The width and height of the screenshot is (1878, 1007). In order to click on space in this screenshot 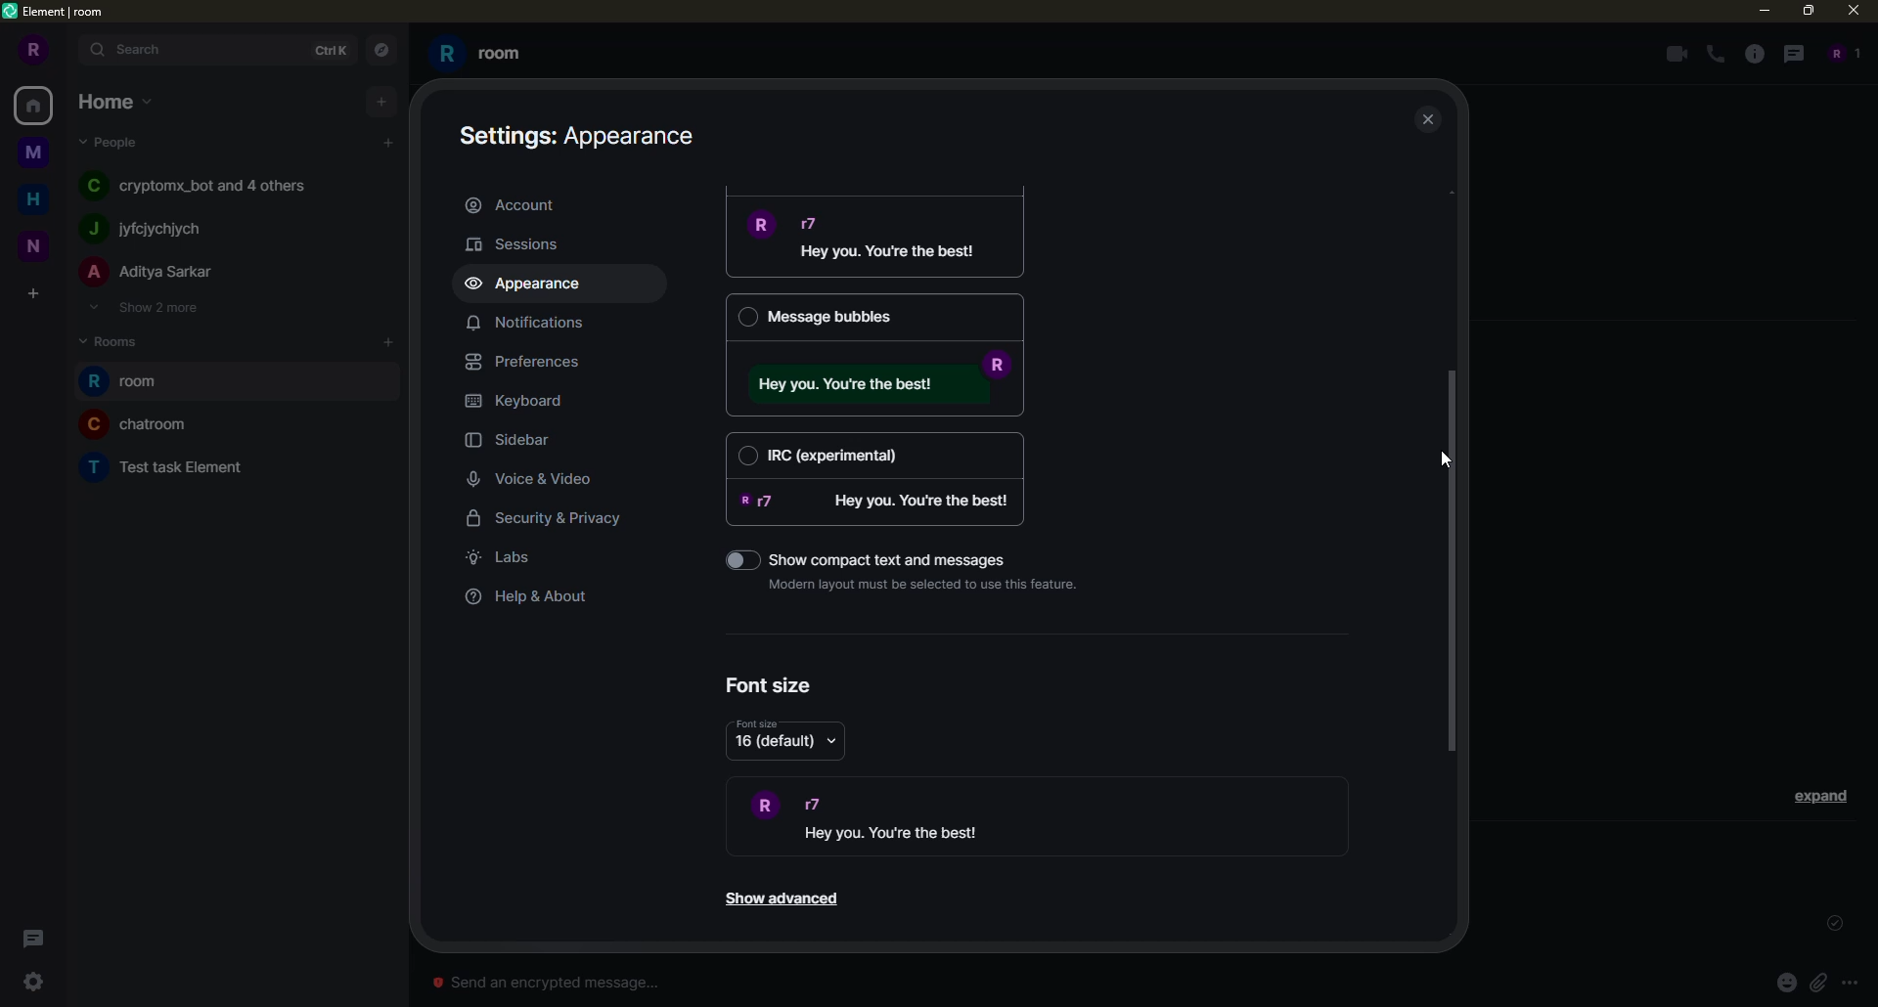, I will do `click(35, 153)`.